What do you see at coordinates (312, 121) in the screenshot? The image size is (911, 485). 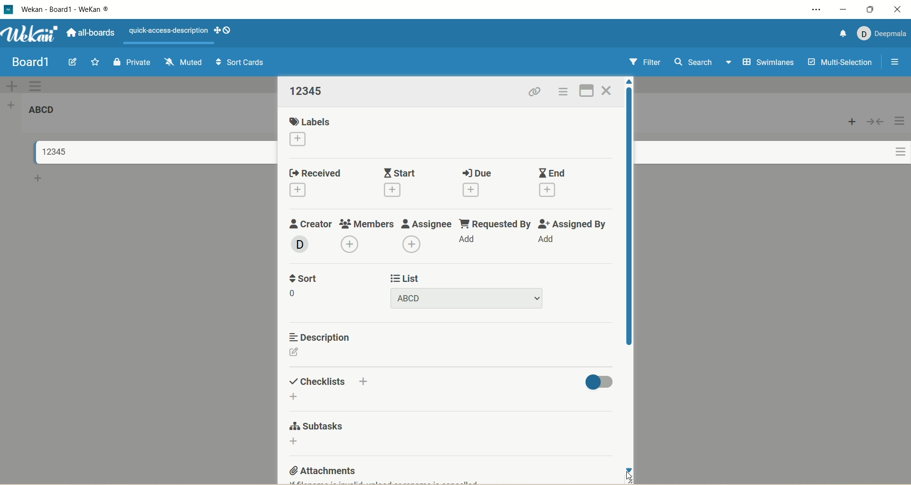 I see `labels` at bounding box center [312, 121].